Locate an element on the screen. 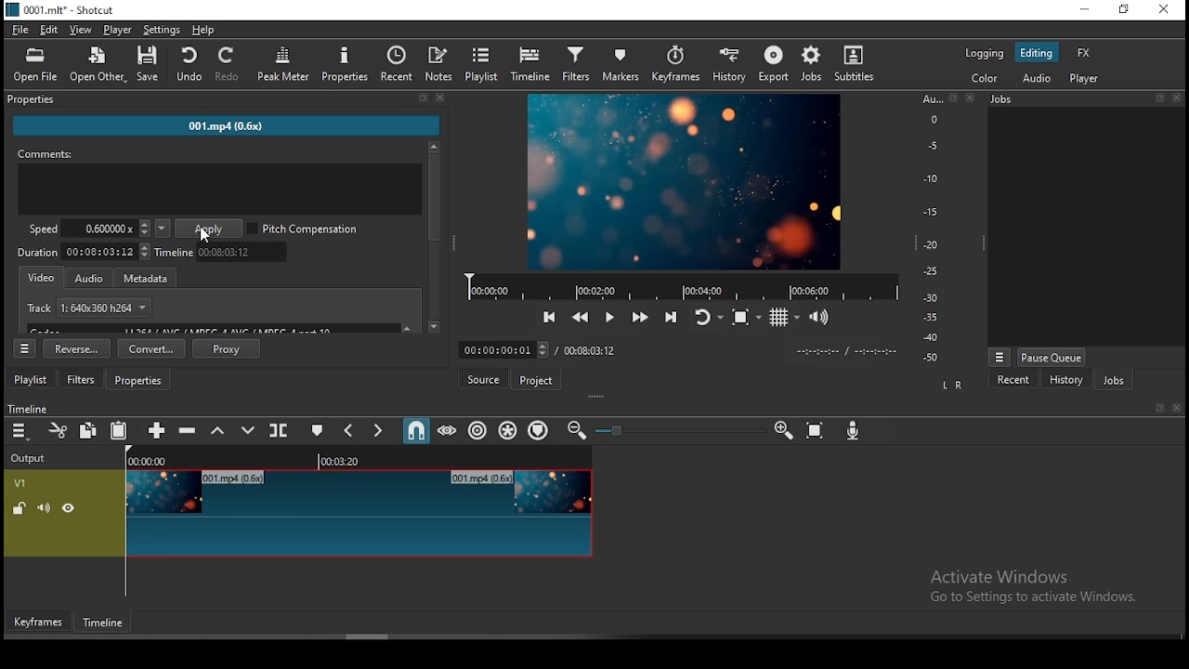  skip to next point is located at coordinates (673, 315).